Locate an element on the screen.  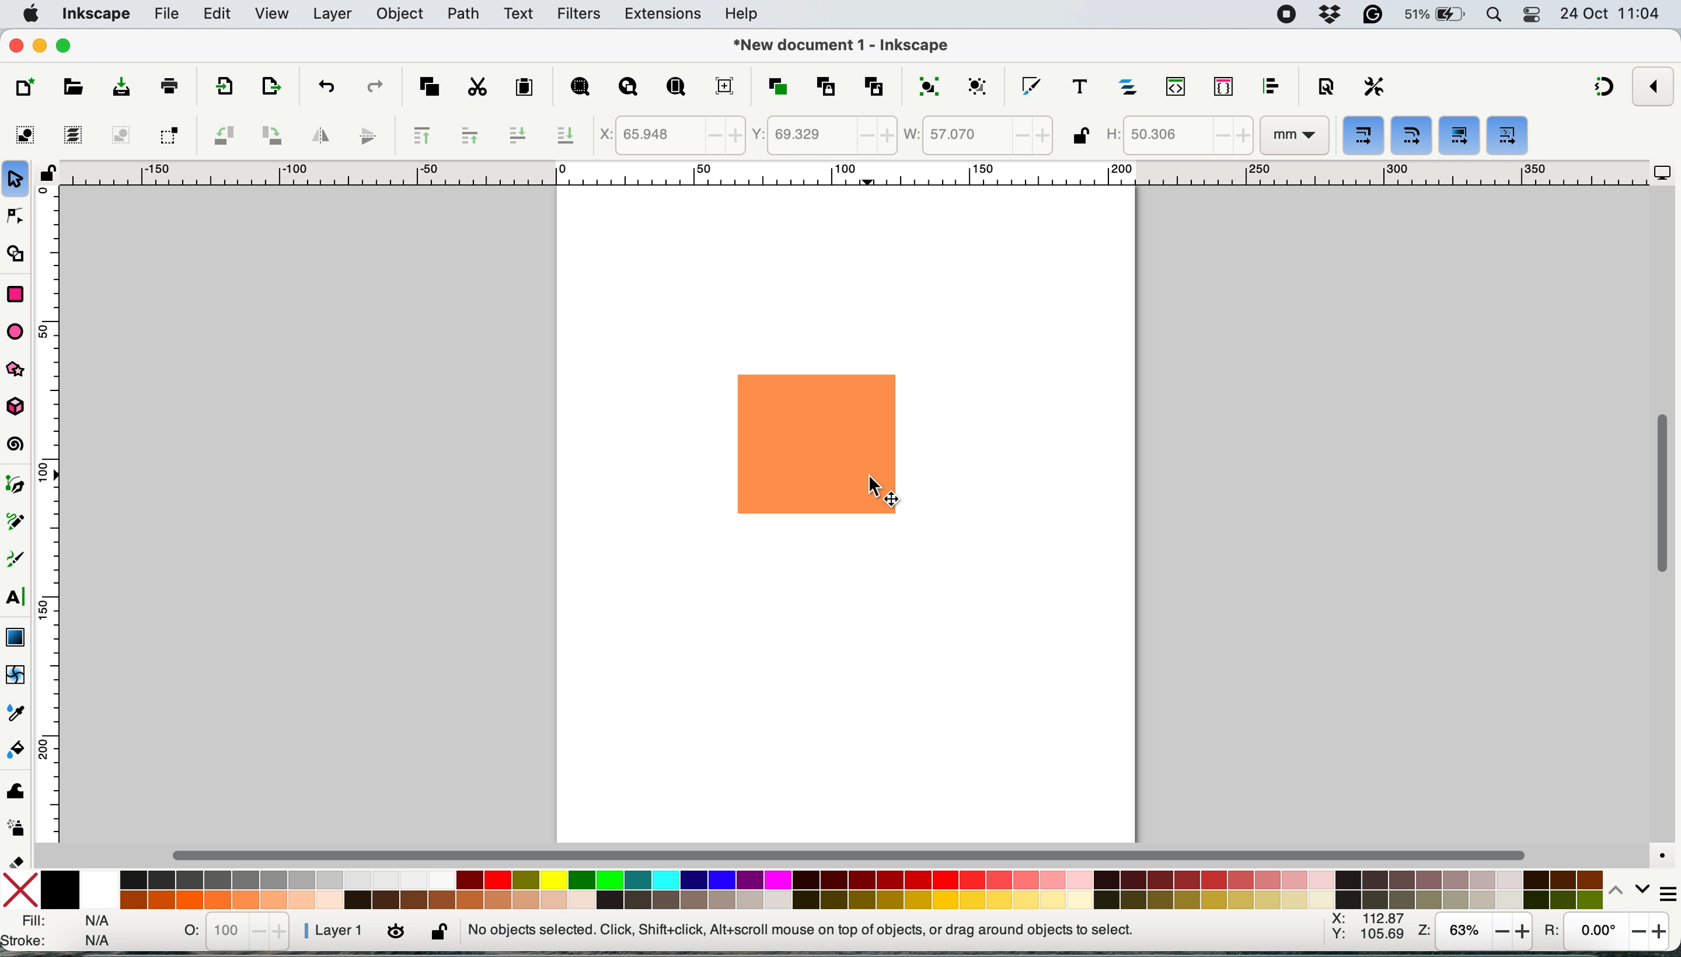
tweak tool is located at coordinates (15, 788).